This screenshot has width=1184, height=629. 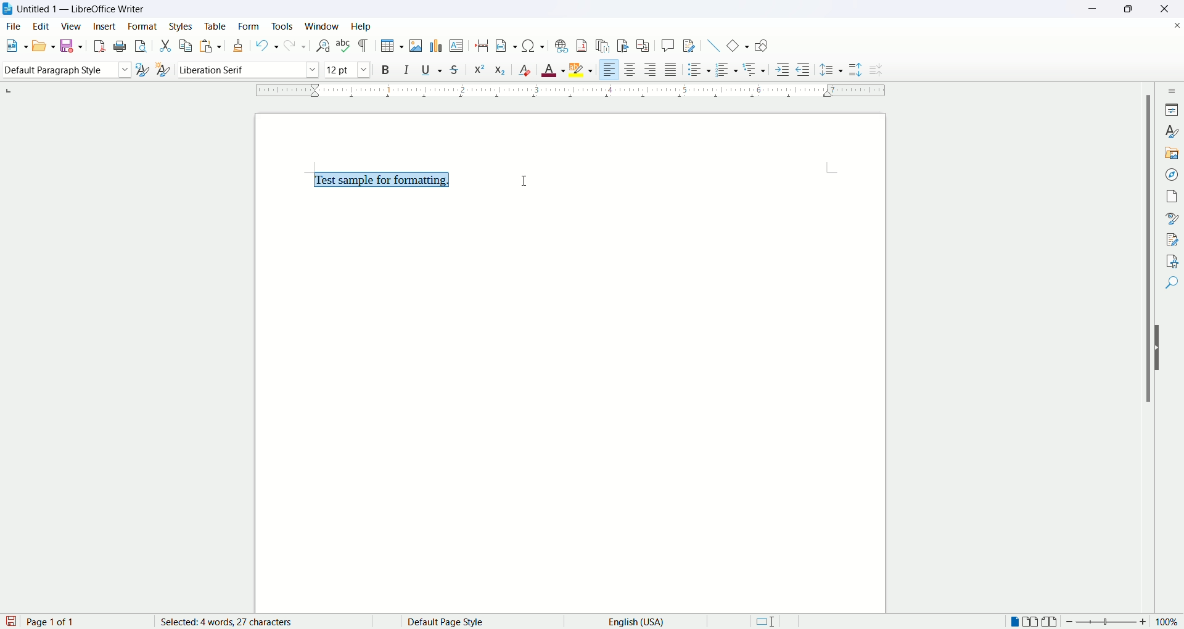 What do you see at coordinates (229, 622) in the screenshot?
I see `words and characters` at bounding box center [229, 622].